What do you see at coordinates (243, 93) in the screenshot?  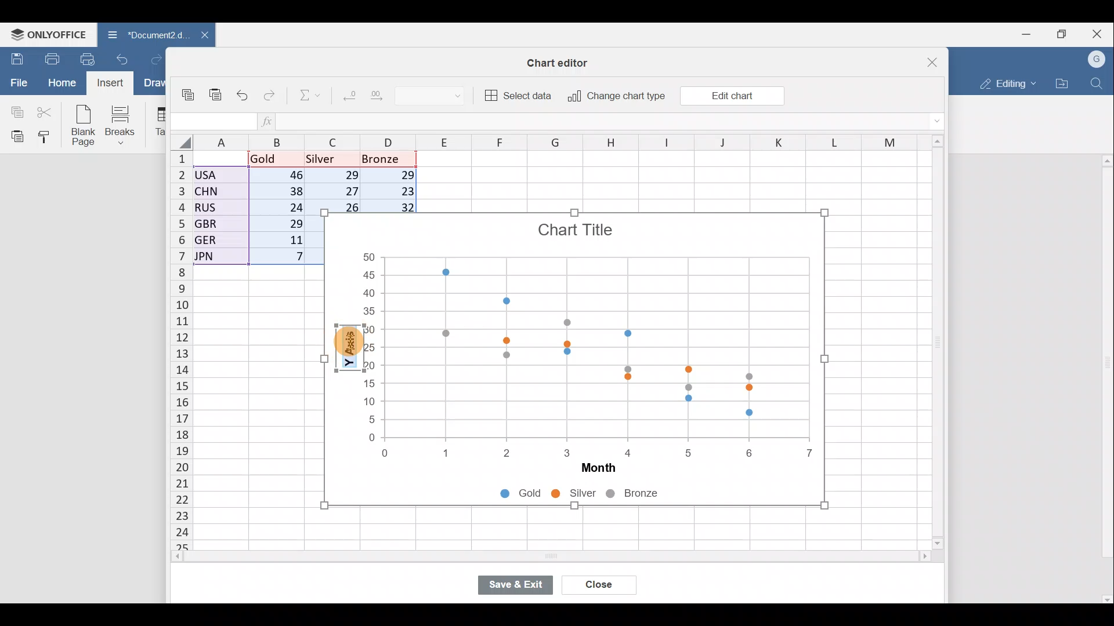 I see `Undo` at bounding box center [243, 93].